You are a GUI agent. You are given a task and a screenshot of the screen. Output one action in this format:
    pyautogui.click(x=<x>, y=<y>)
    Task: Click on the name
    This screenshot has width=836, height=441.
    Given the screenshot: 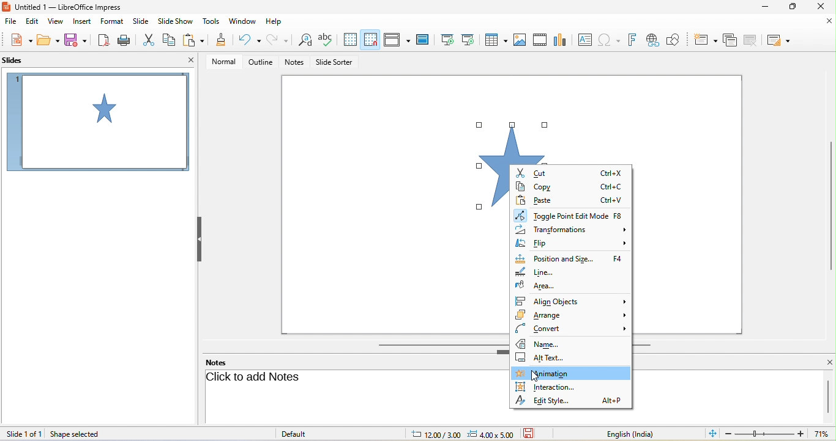 What is the action you would take?
    pyautogui.click(x=550, y=344)
    